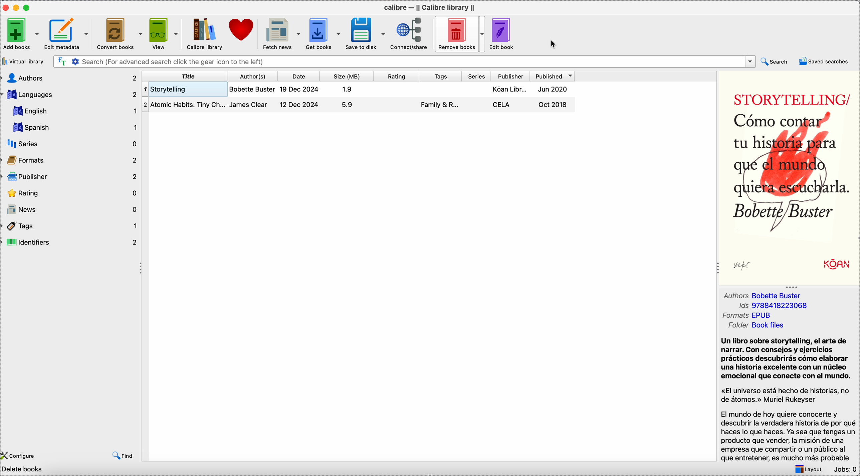 The height and width of the screenshot is (476, 860). What do you see at coordinates (477, 75) in the screenshot?
I see `series` at bounding box center [477, 75].